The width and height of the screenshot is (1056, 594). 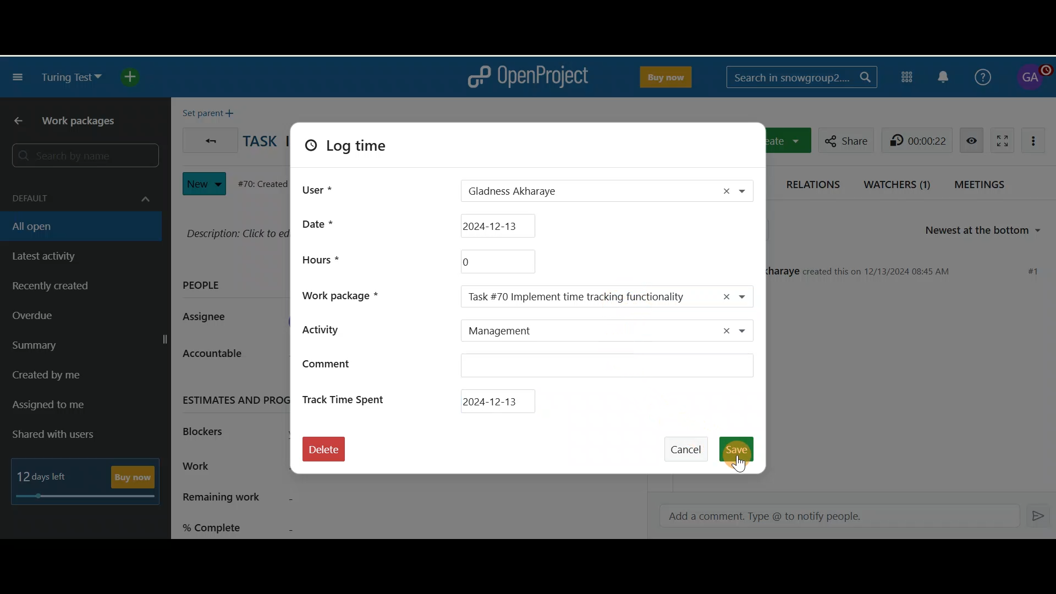 I want to click on Remaining work, so click(x=293, y=498).